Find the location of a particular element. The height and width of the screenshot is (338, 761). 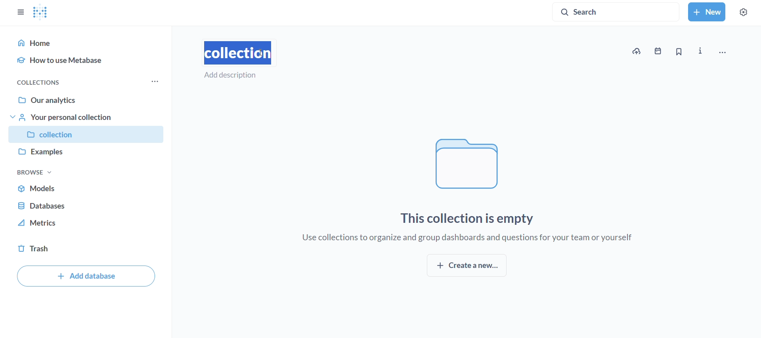

bookmark is located at coordinates (679, 52).